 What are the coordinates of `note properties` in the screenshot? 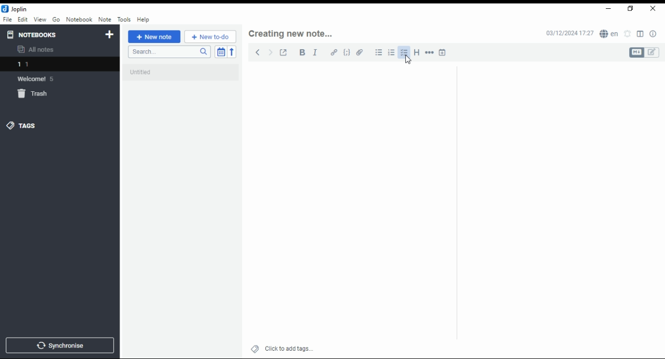 It's located at (653, 34).